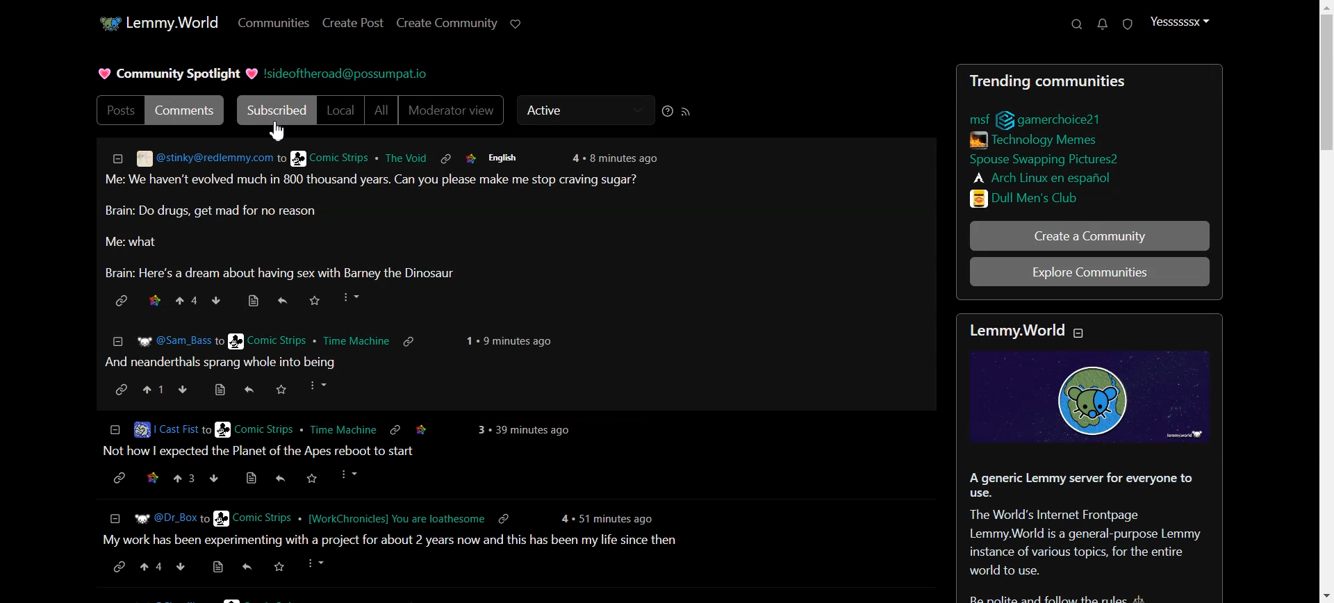  What do you see at coordinates (1089, 271) in the screenshot?
I see `Explore Community` at bounding box center [1089, 271].